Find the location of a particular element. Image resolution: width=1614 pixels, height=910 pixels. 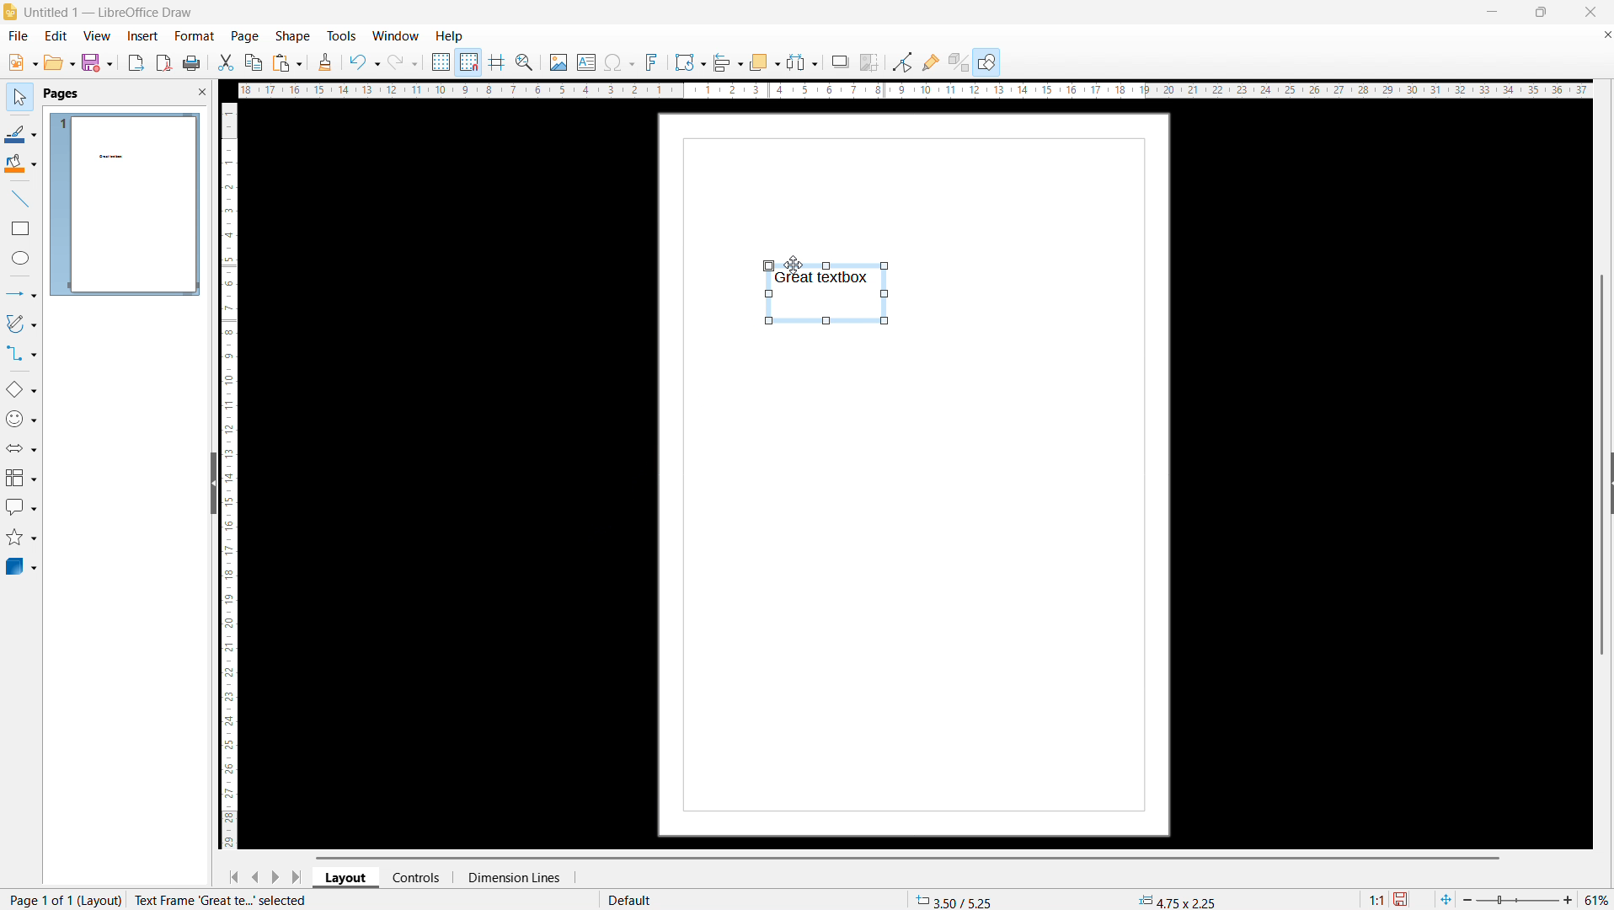

Vertical scroll bar  is located at coordinates (1601, 465).